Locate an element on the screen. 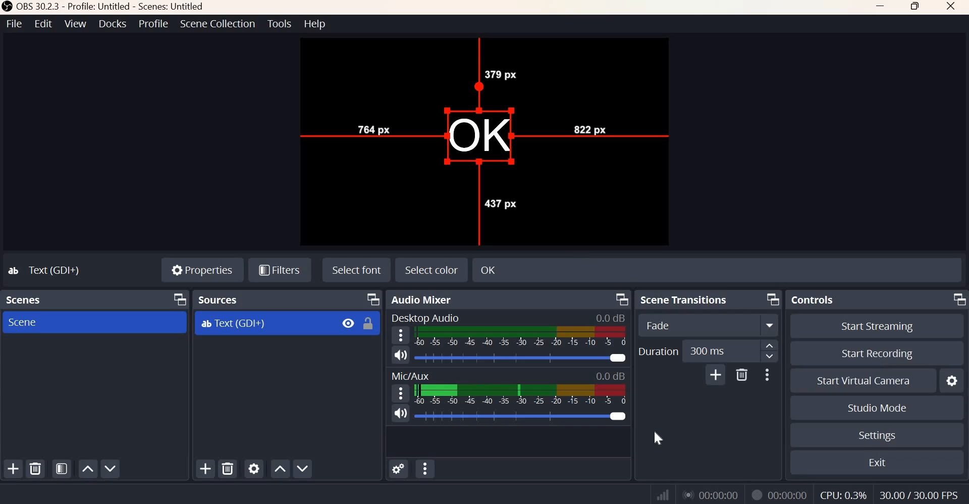 The image size is (969, 504). Audio Slider is located at coordinates (523, 416).